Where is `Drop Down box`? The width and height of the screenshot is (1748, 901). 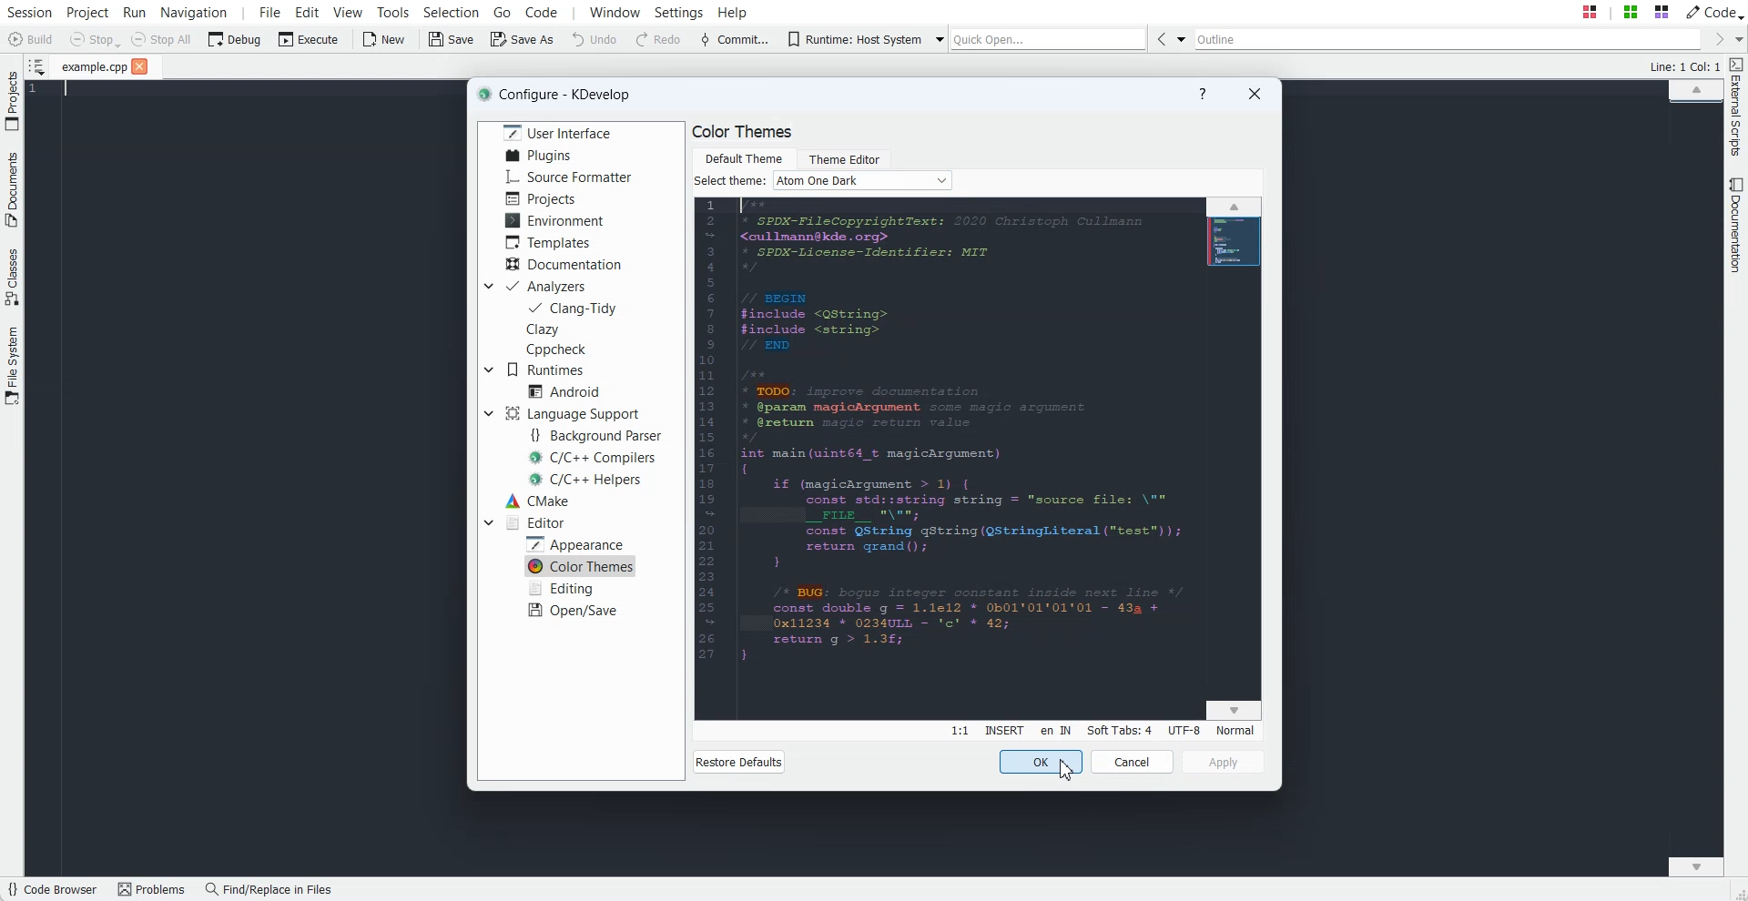
Drop Down box is located at coordinates (488, 521).